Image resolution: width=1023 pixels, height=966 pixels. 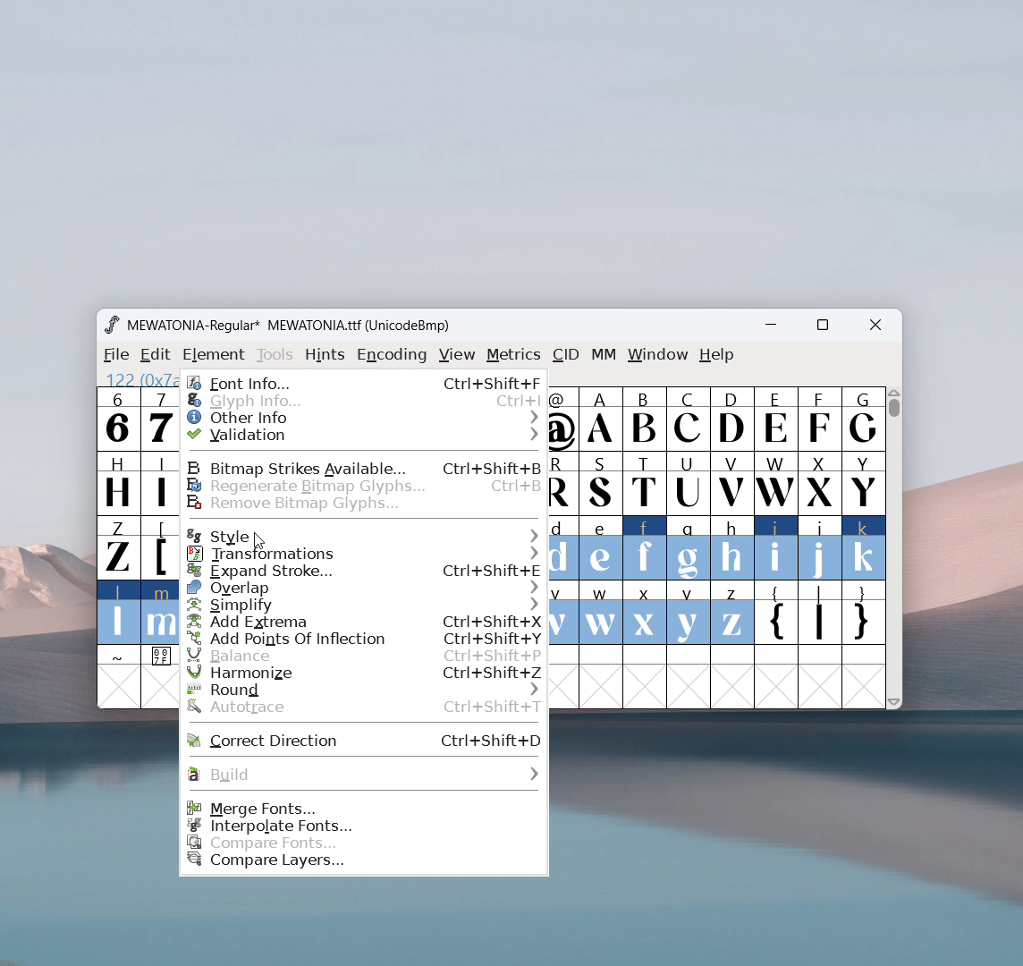 What do you see at coordinates (159, 482) in the screenshot?
I see `I` at bounding box center [159, 482].